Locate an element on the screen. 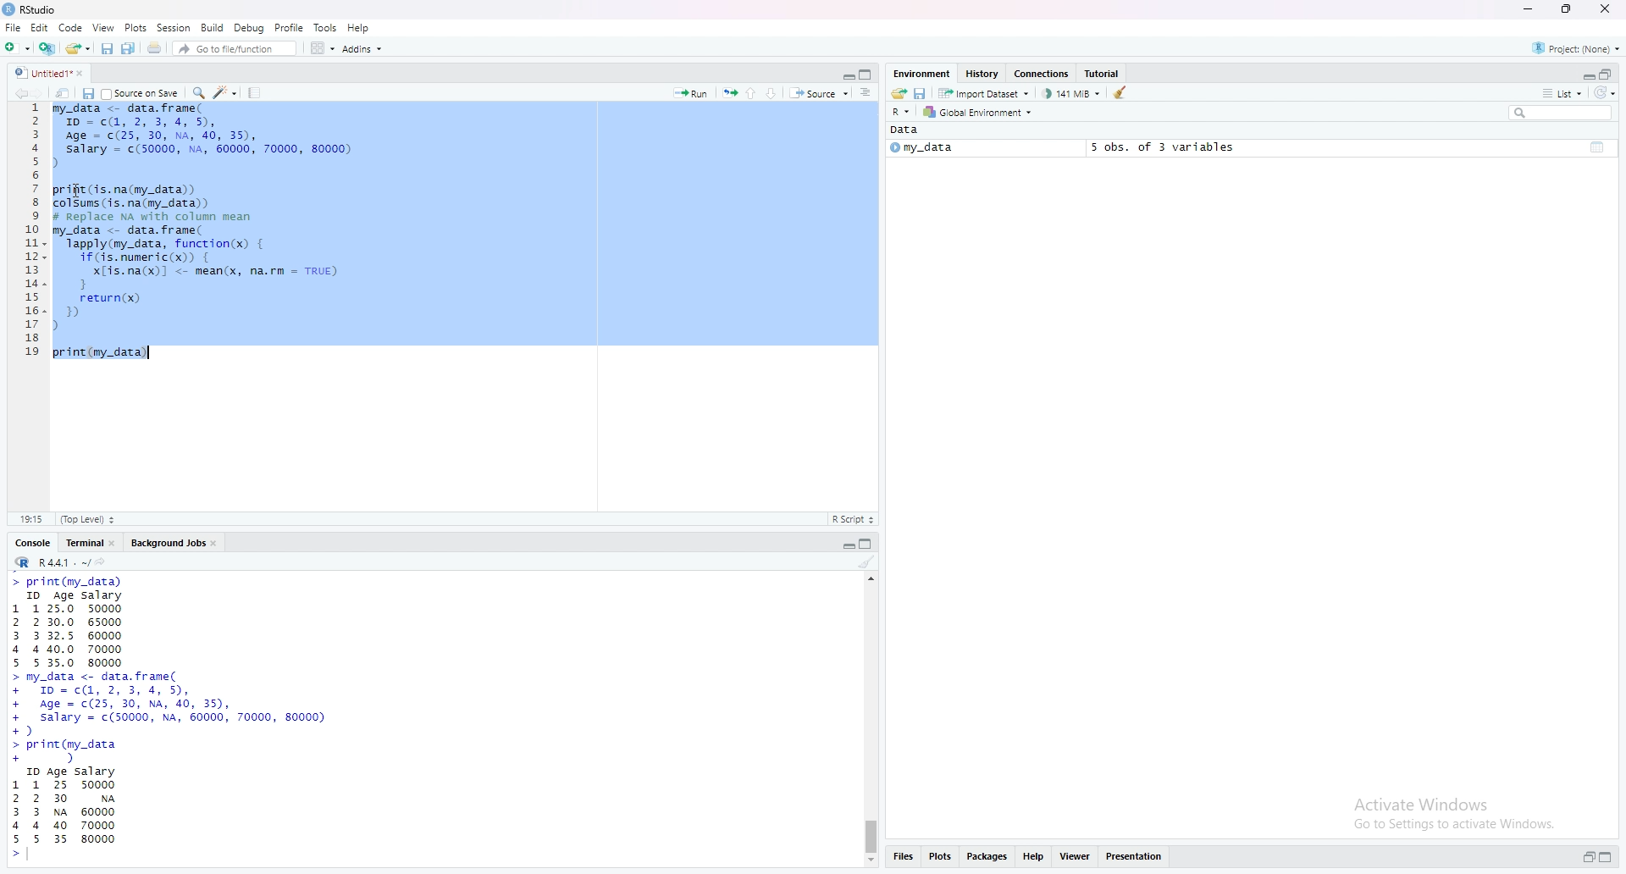 The height and width of the screenshot is (874, 1626). top level is located at coordinates (92, 517).